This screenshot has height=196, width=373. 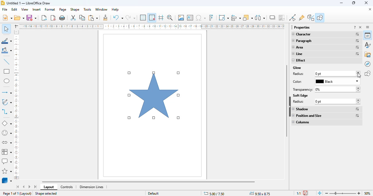 What do you see at coordinates (7, 62) in the screenshot?
I see `insert line` at bounding box center [7, 62].